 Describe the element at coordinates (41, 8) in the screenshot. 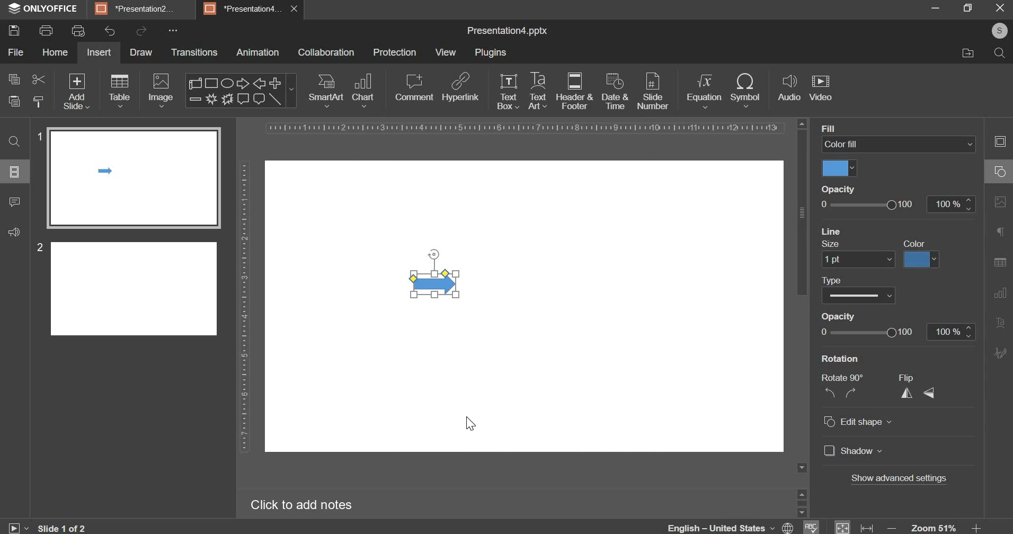

I see `ONLYOFFICE` at that location.